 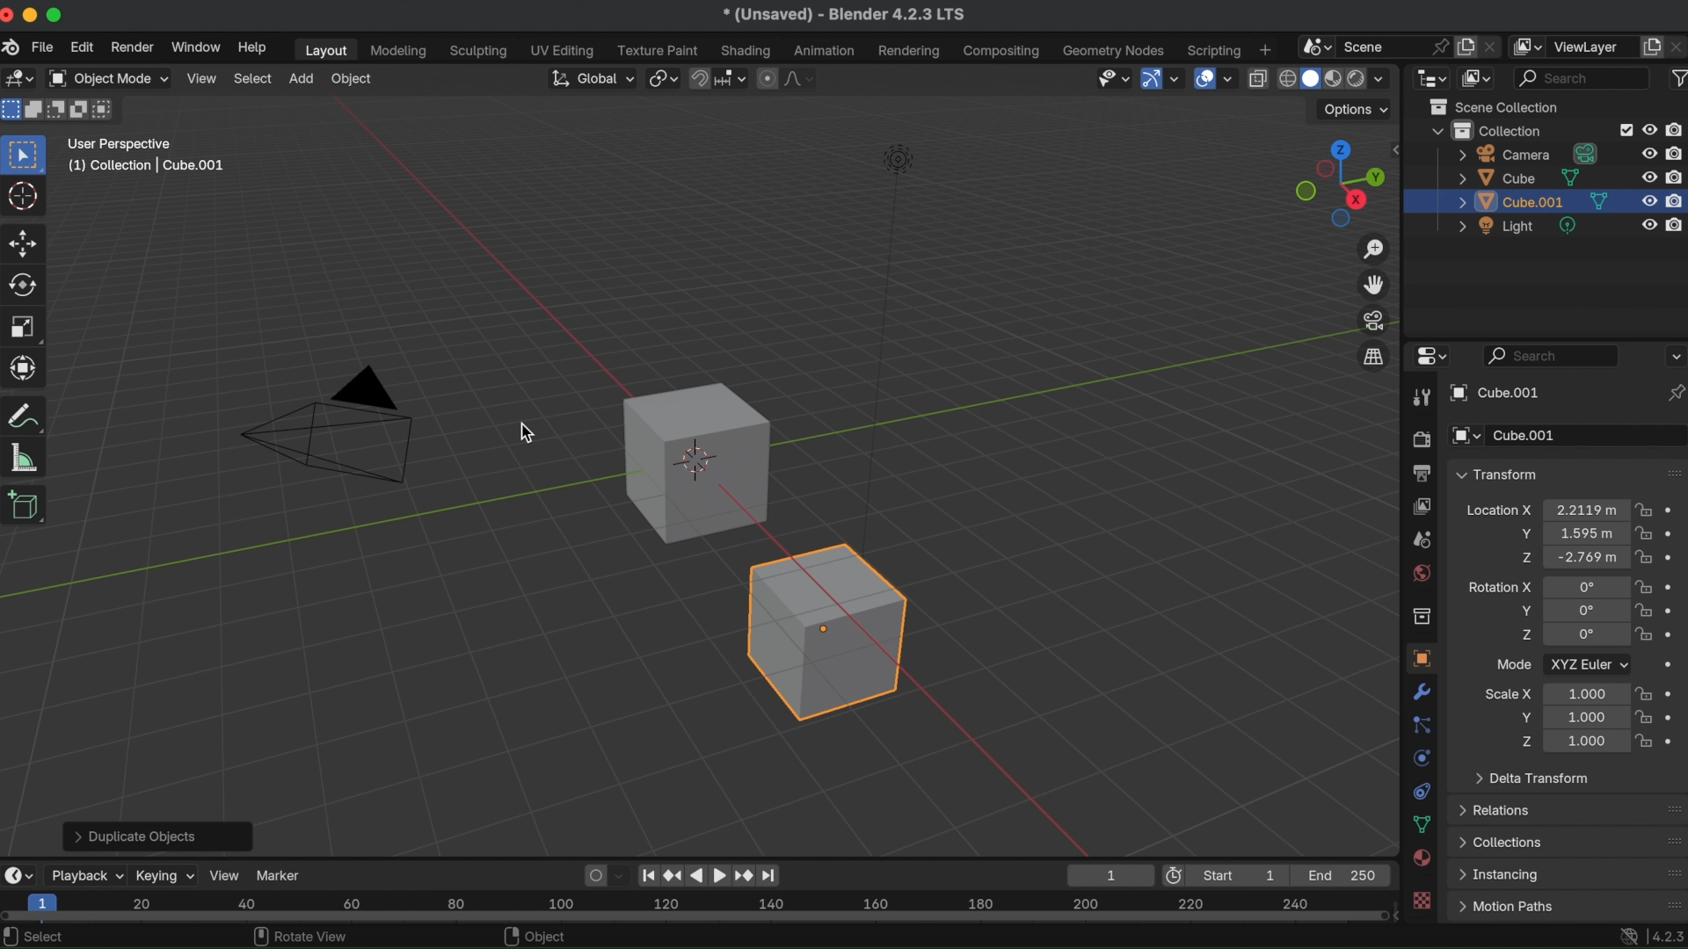 I want to click on scene, so click(x=1421, y=540).